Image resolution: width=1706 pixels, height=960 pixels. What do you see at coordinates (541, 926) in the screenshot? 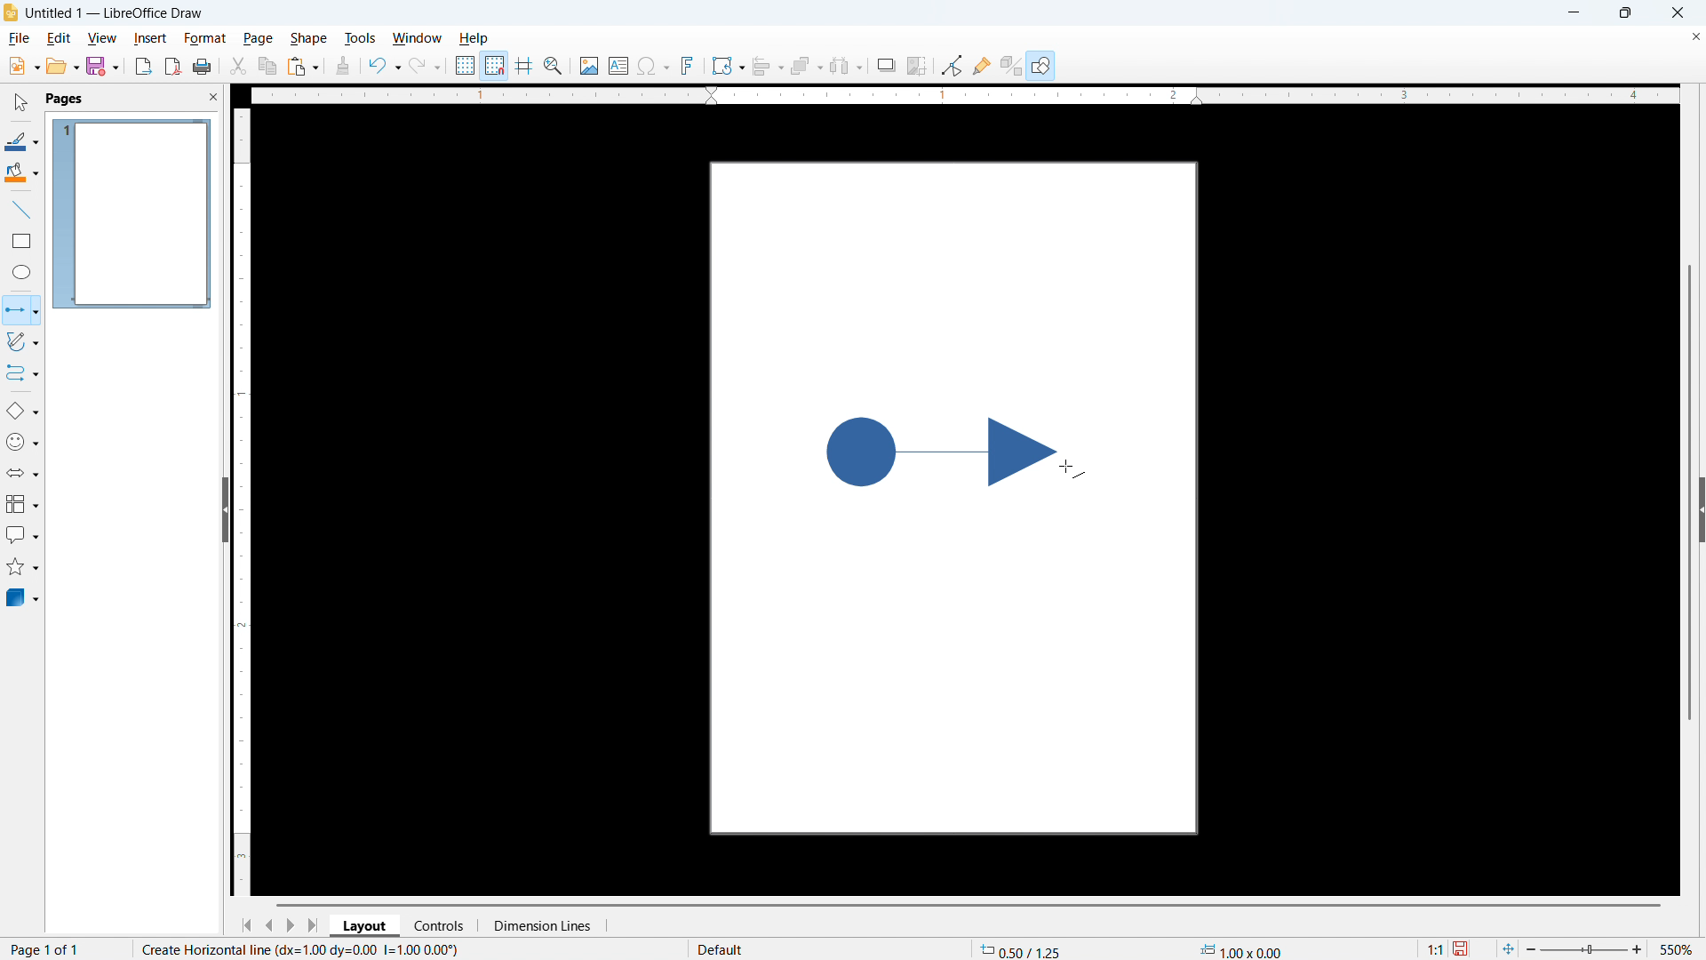
I see `Dimension lines ` at bounding box center [541, 926].